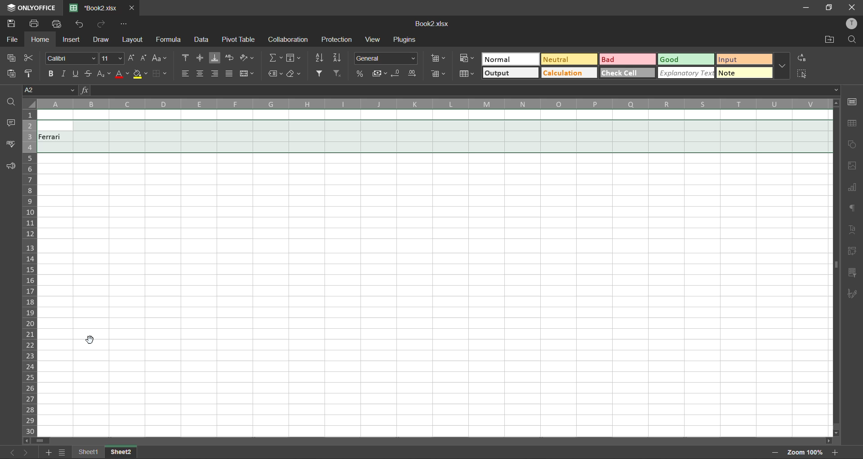 The height and width of the screenshot is (459, 863). What do you see at coordinates (439, 57) in the screenshot?
I see `insert cells` at bounding box center [439, 57].